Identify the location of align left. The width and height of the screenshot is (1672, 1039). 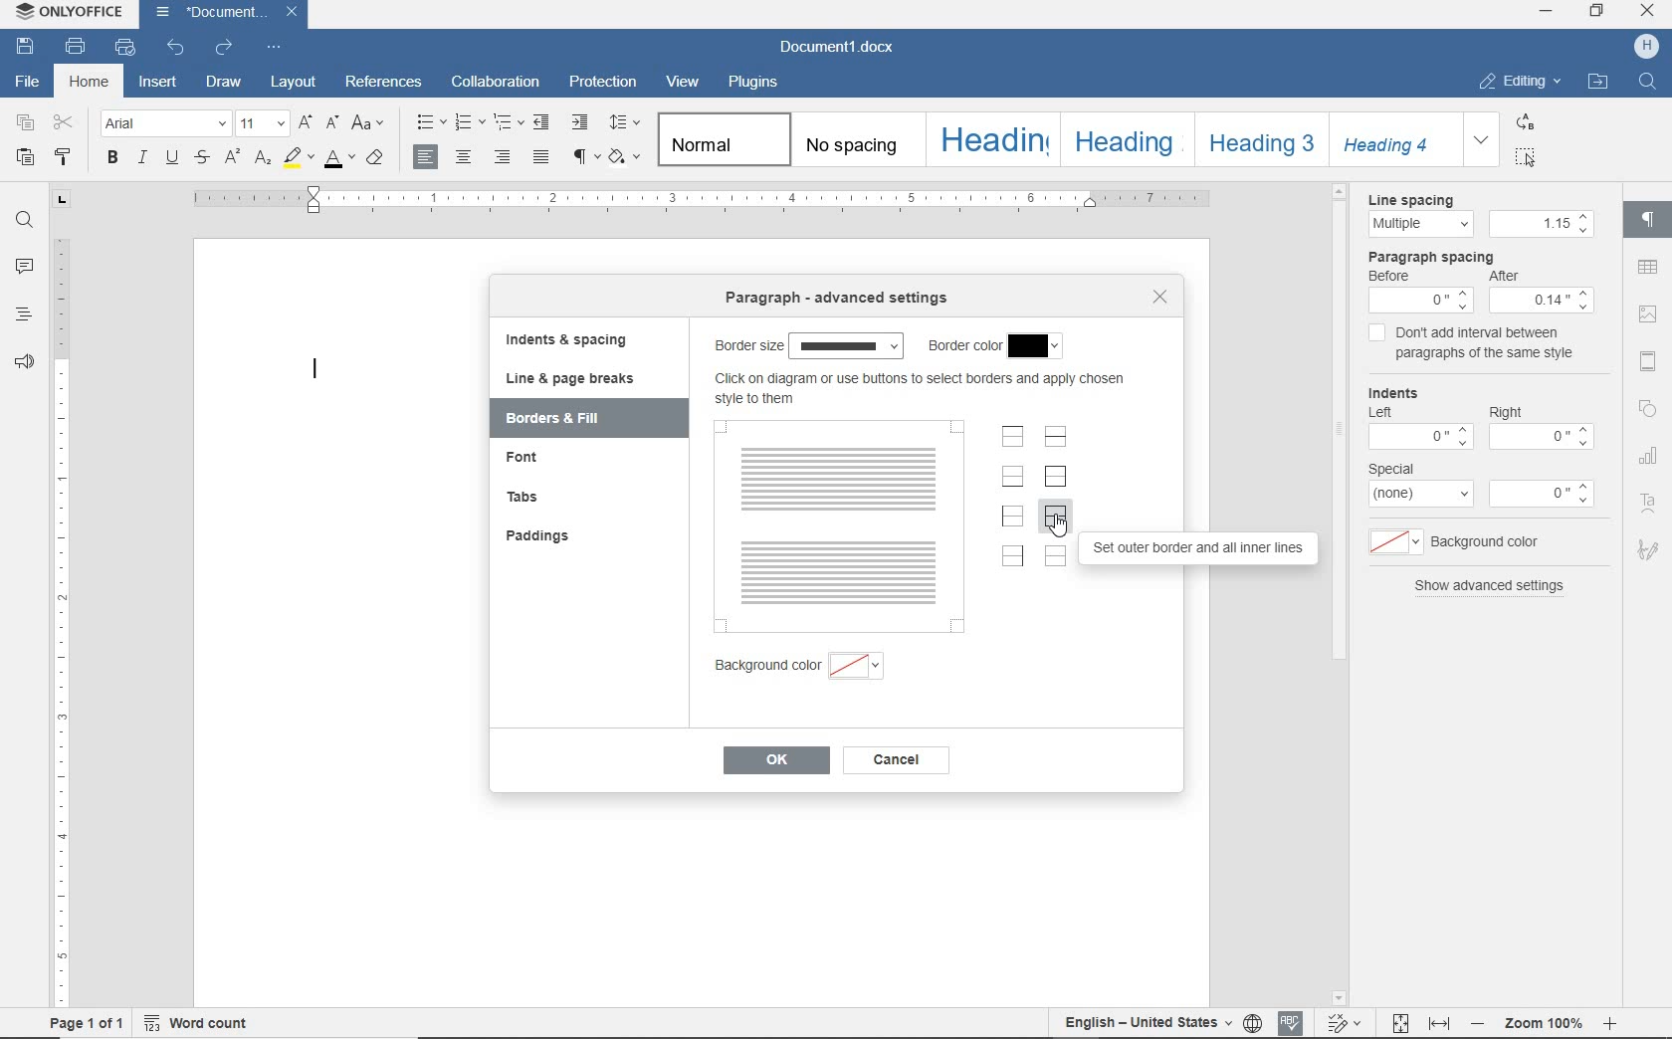
(427, 158).